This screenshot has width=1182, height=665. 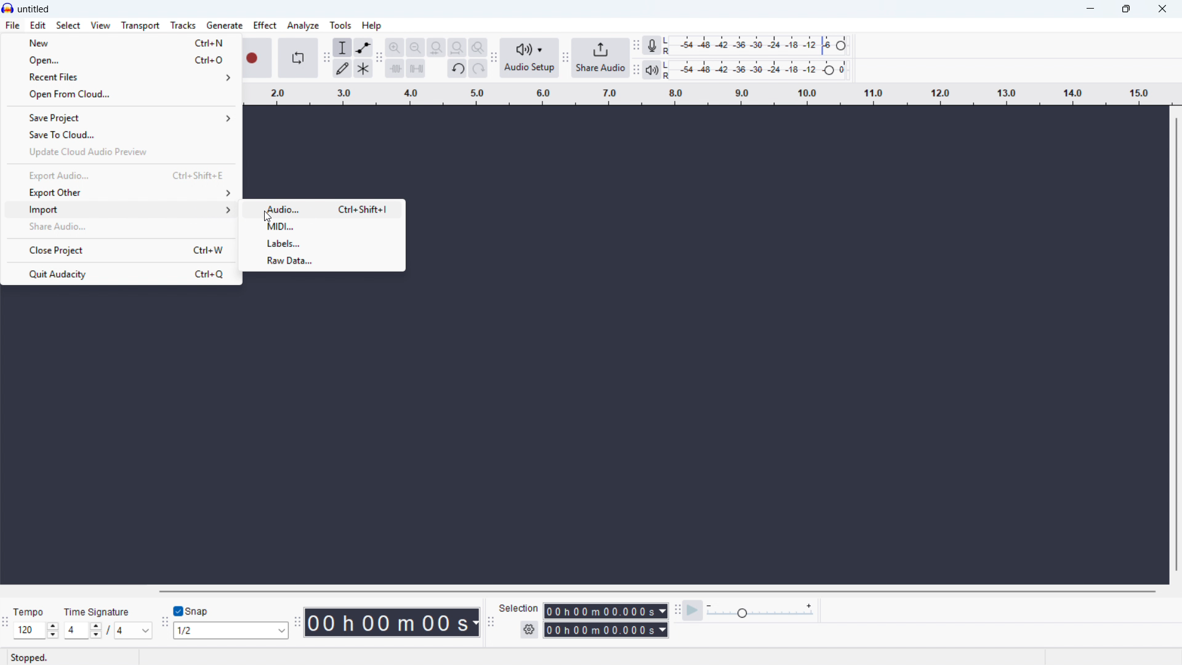 I want to click on Time signature, so click(x=98, y=611).